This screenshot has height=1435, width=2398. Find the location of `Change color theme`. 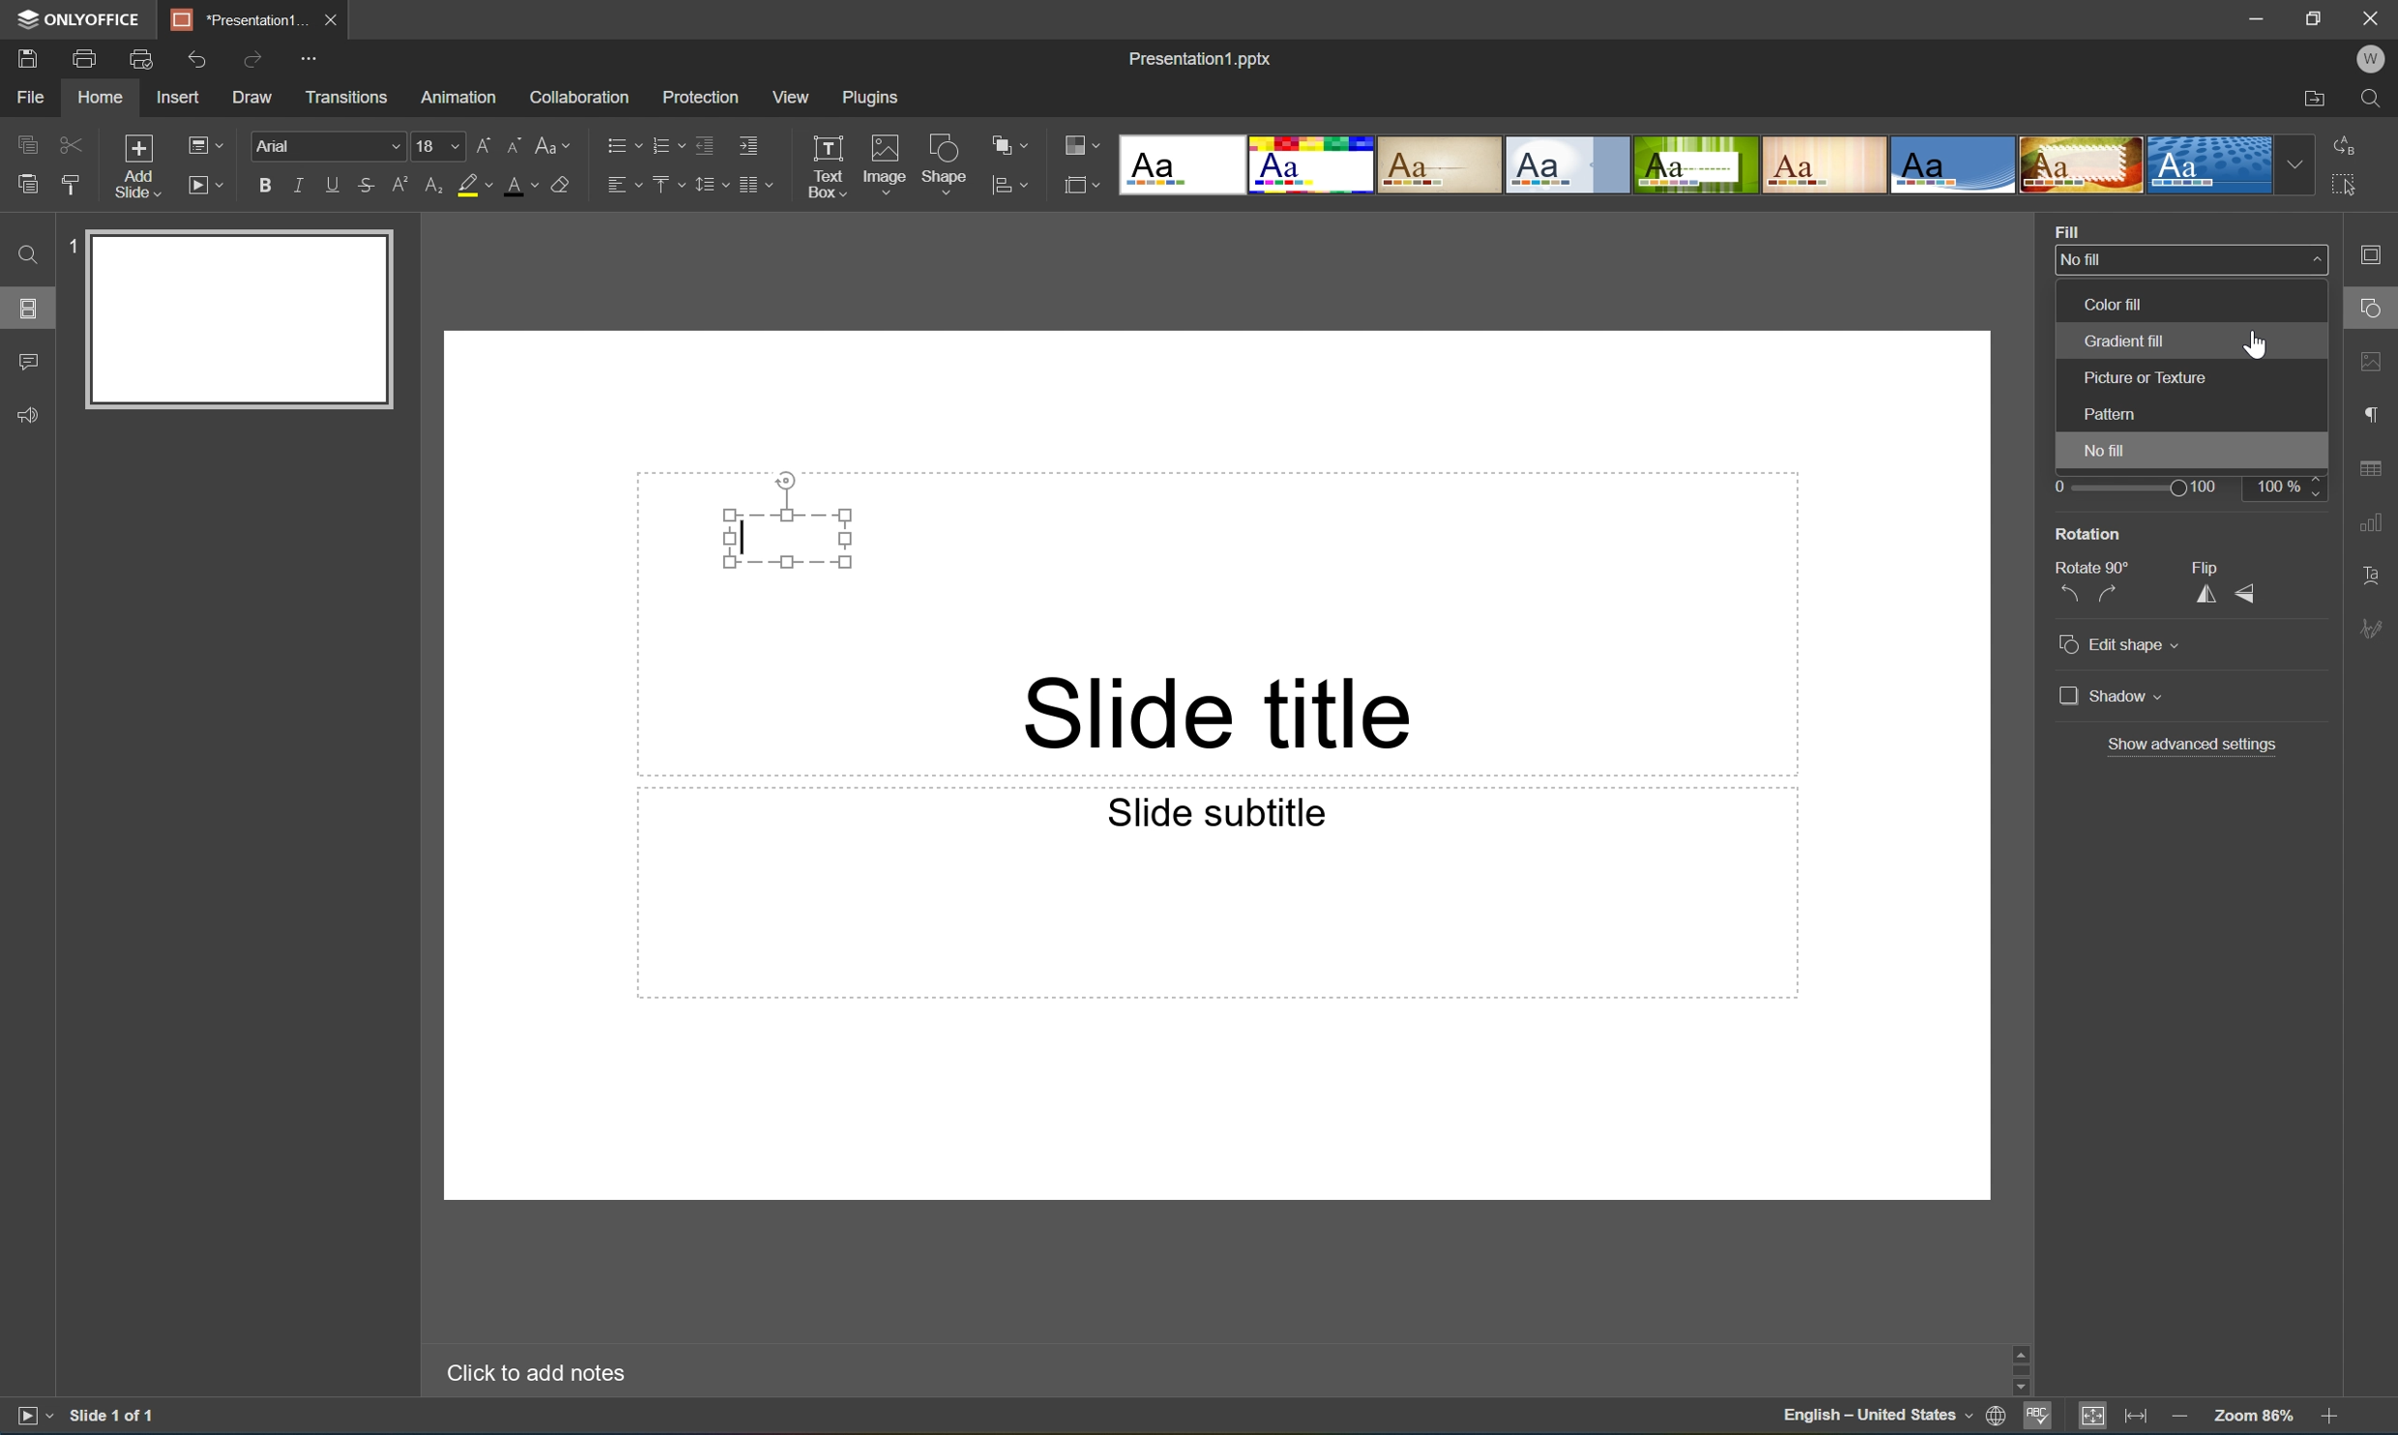

Change color theme is located at coordinates (1082, 147).